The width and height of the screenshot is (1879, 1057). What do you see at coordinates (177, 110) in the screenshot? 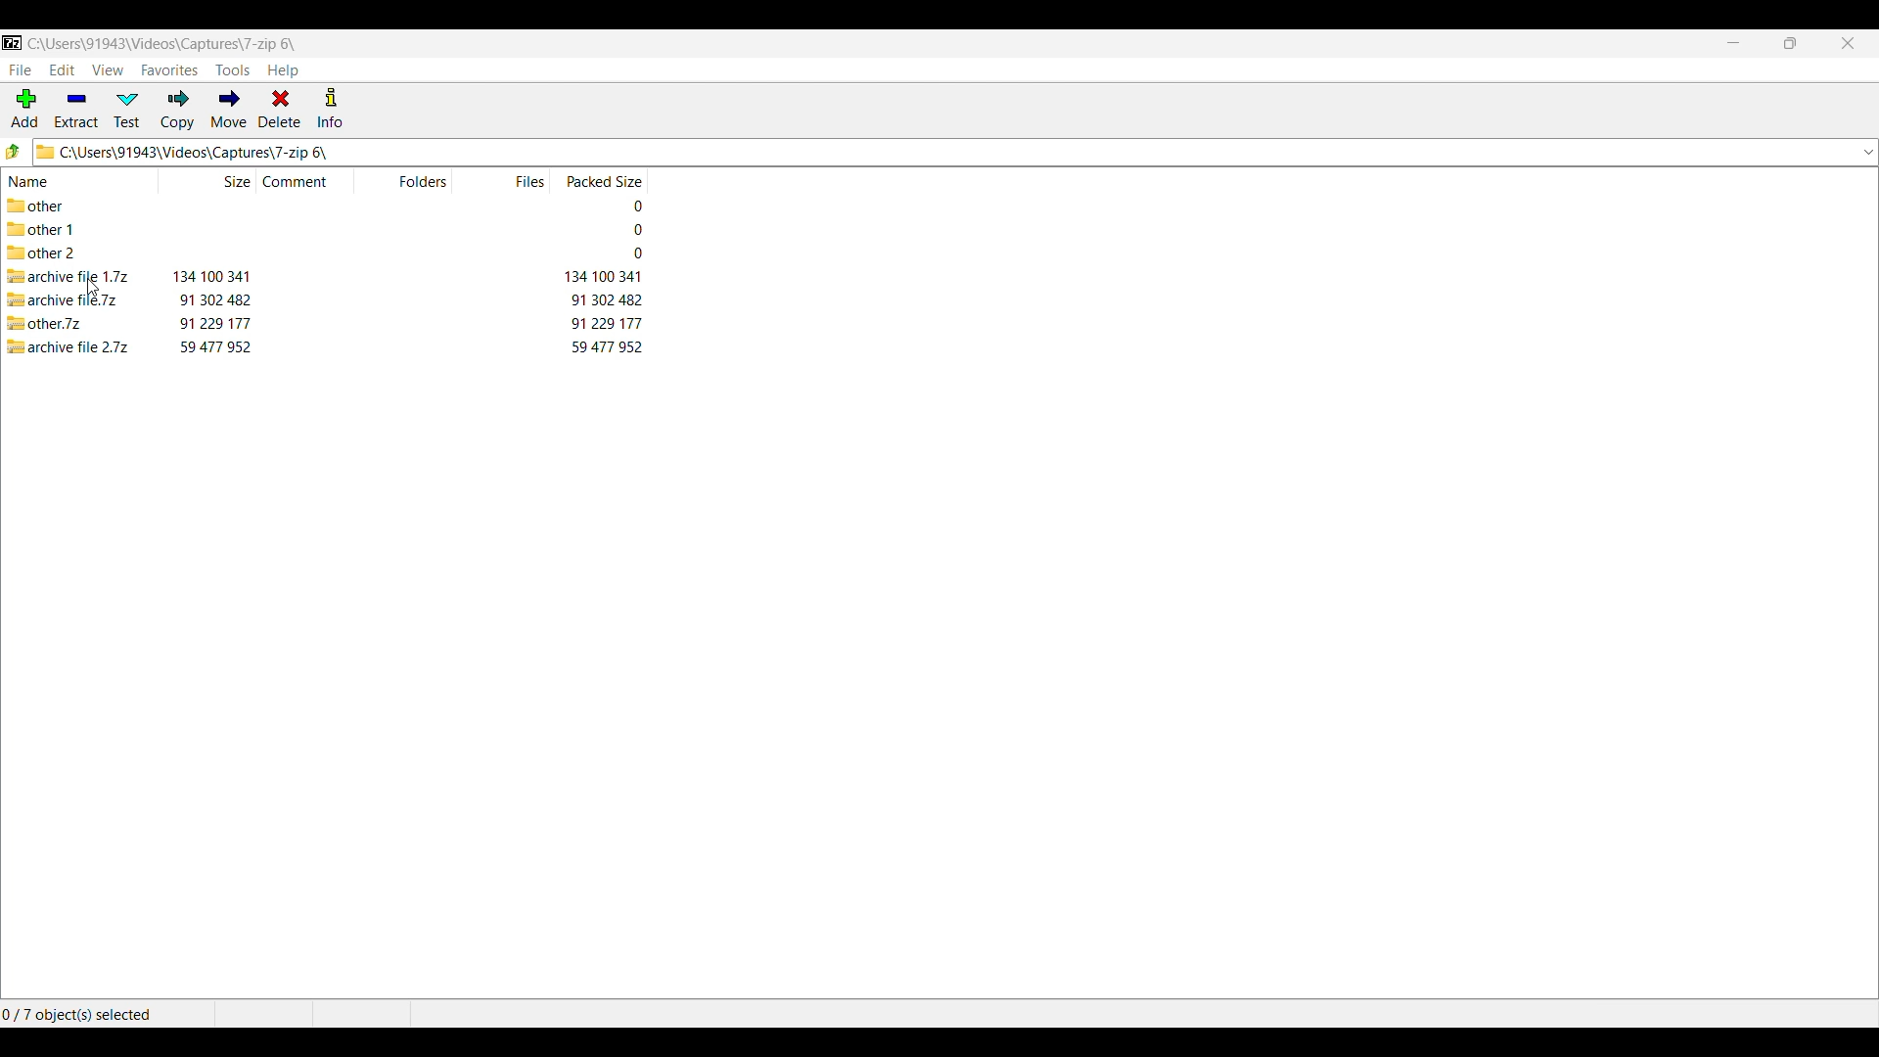
I see `Copy` at bounding box center [177, 110].